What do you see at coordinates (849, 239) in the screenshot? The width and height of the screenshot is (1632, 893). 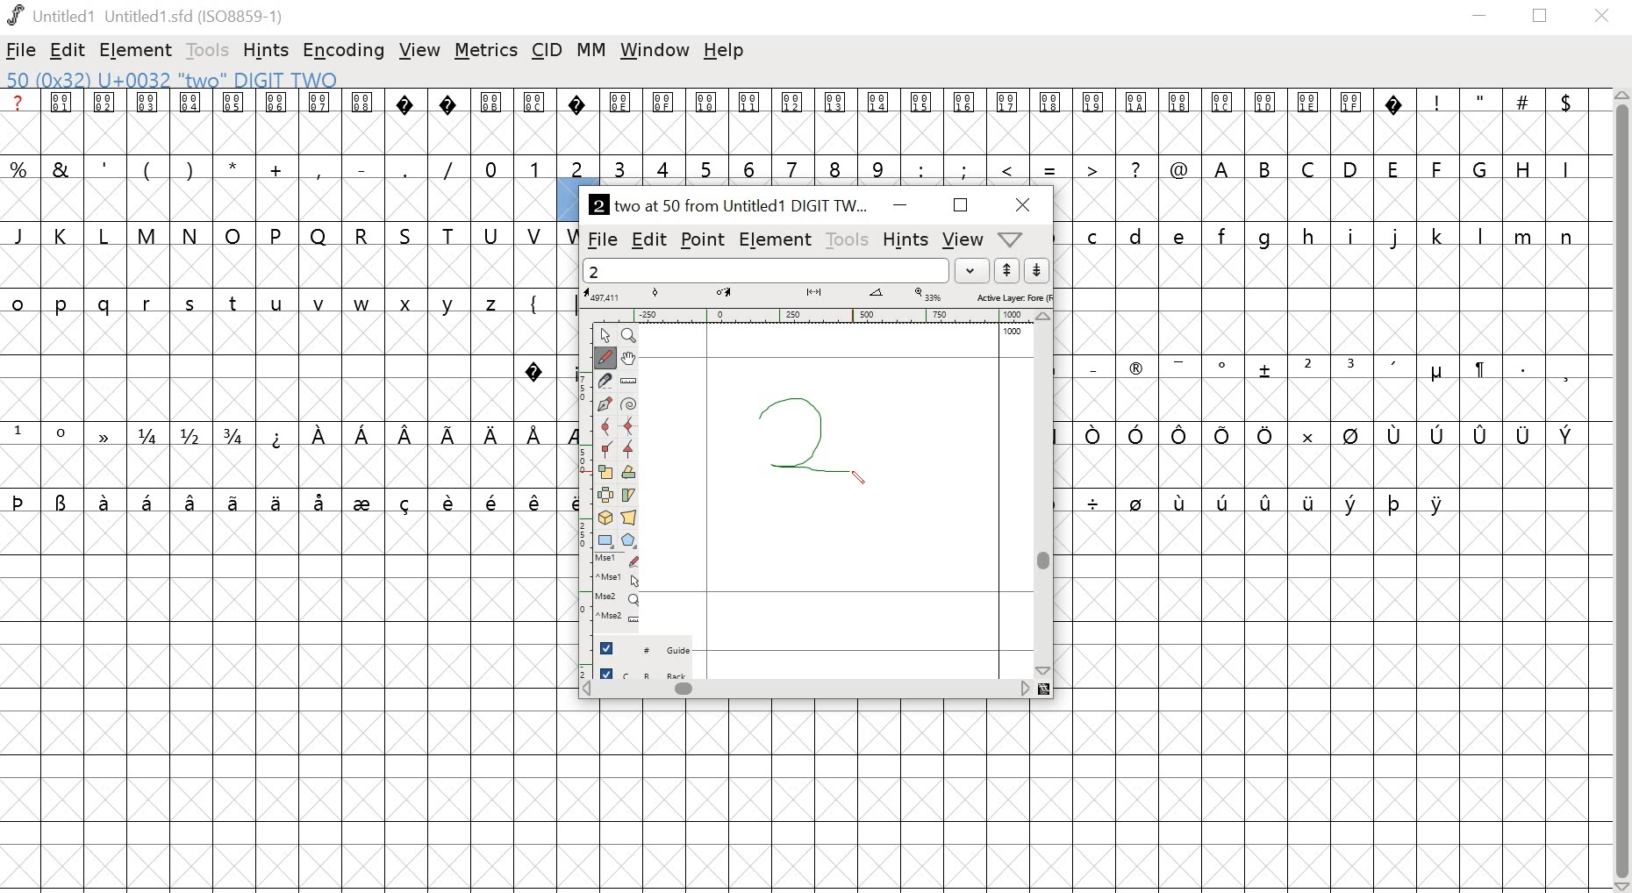 I see `tools` at bounding box center [849, 239].